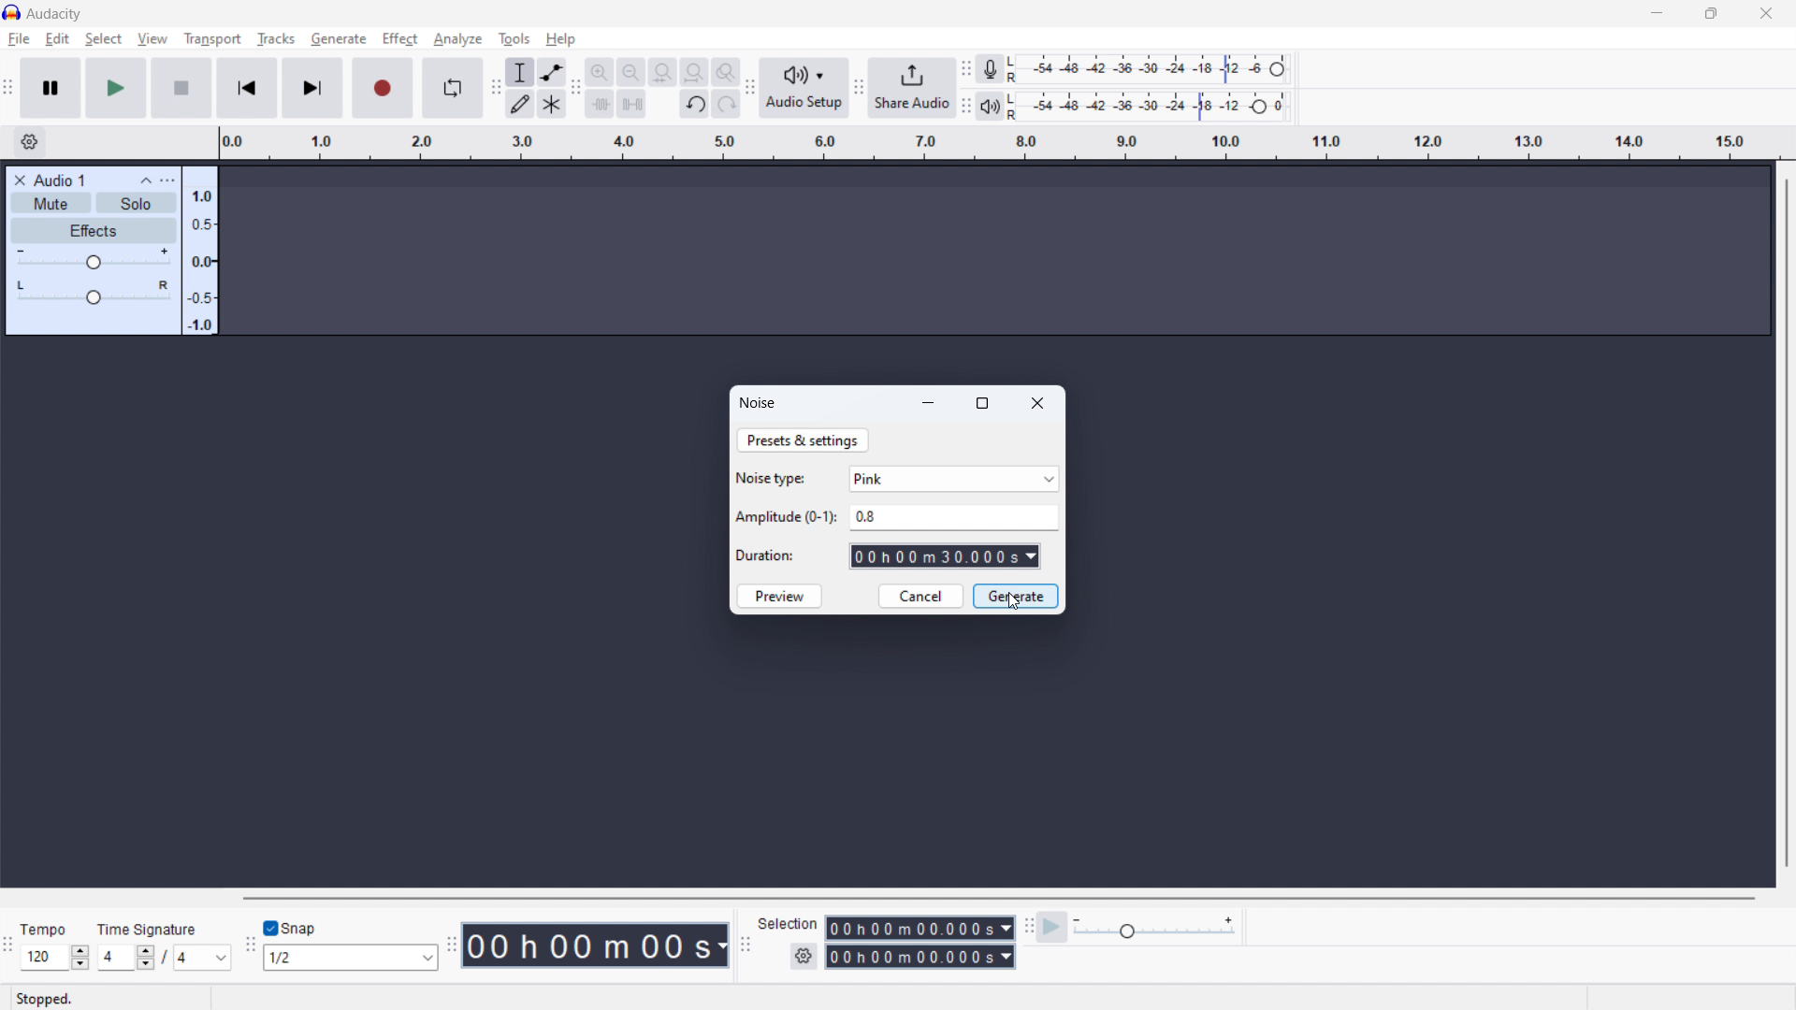 Image resolution: width=1796 pixels, height=1010 pixels. Describe the element at coordinates (1013, 603) in the screenshot. I see `cursor` at that location.